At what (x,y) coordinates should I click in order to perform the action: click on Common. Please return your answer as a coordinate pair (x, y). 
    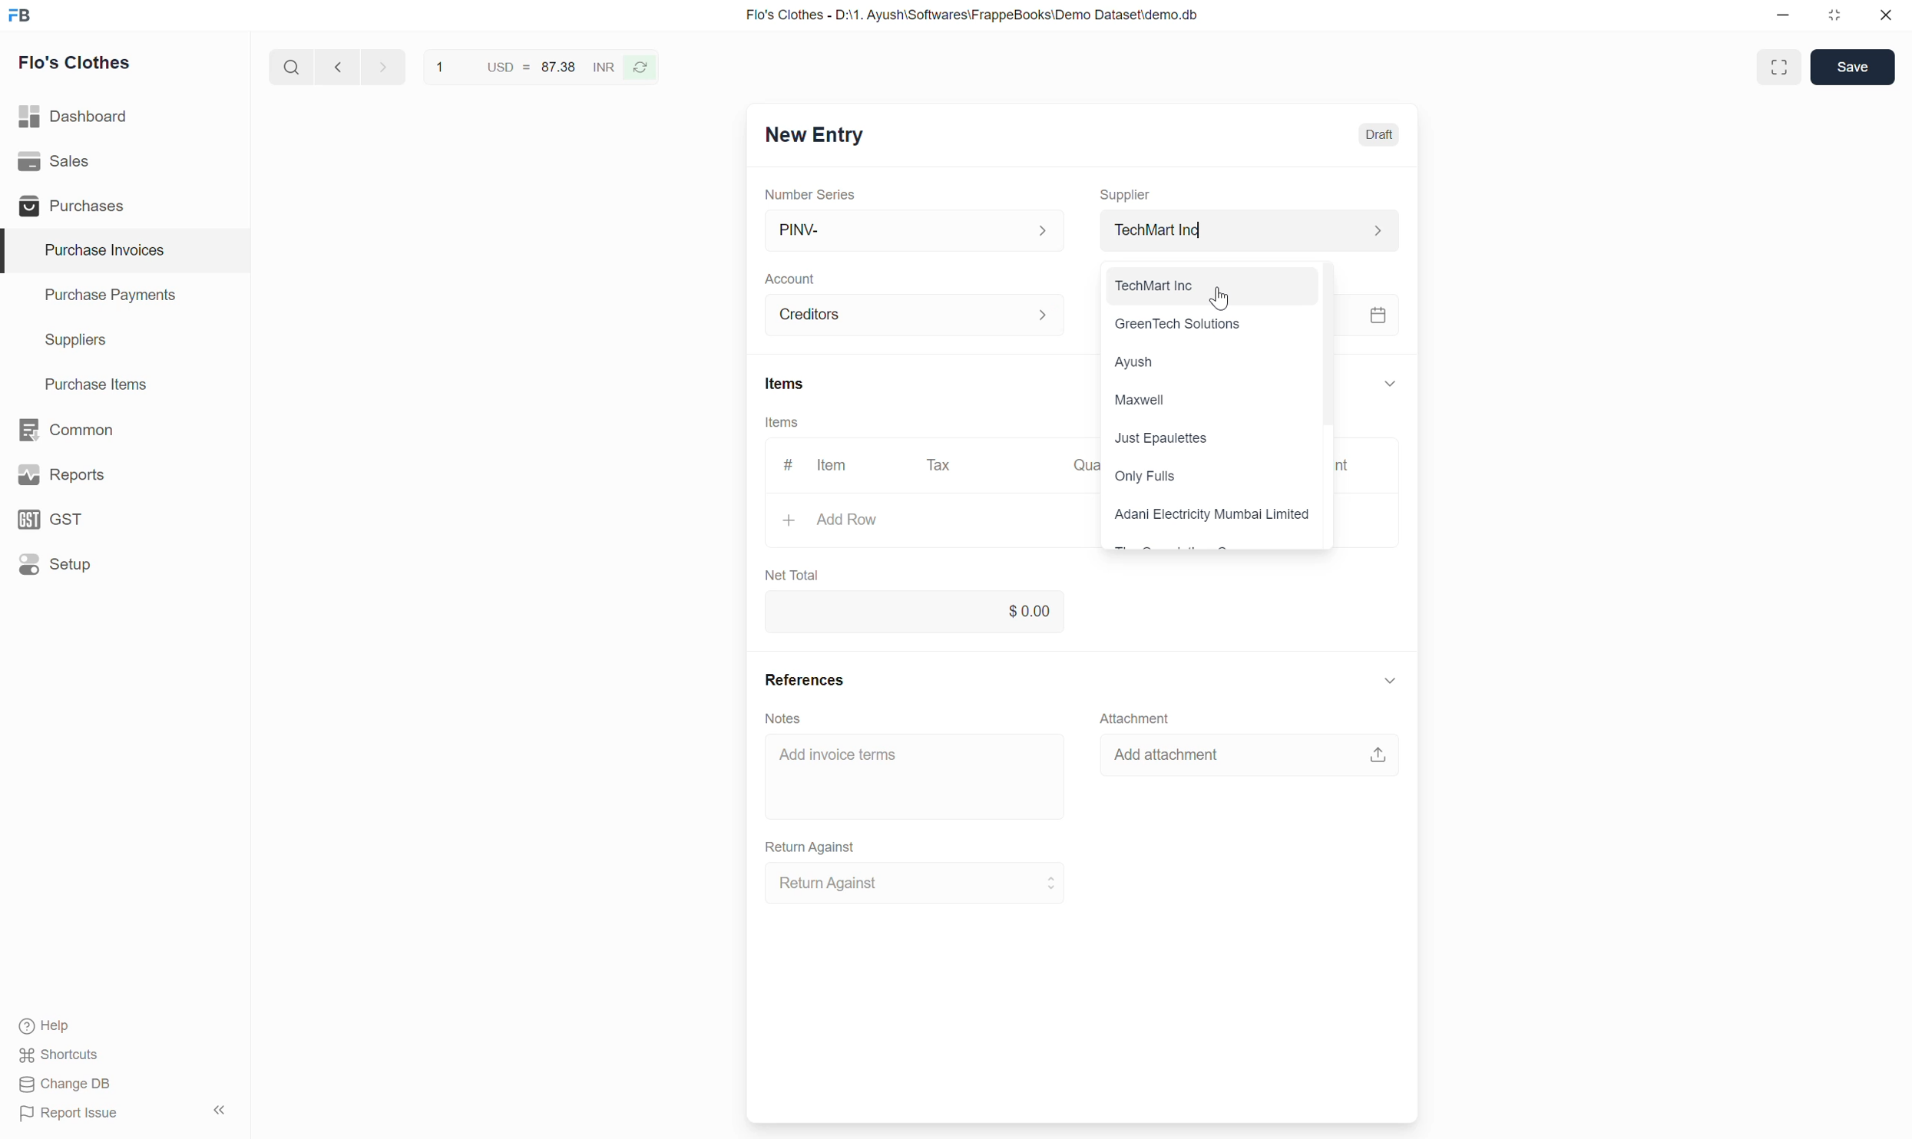
    Looking at the image, I should click on (68, 428).